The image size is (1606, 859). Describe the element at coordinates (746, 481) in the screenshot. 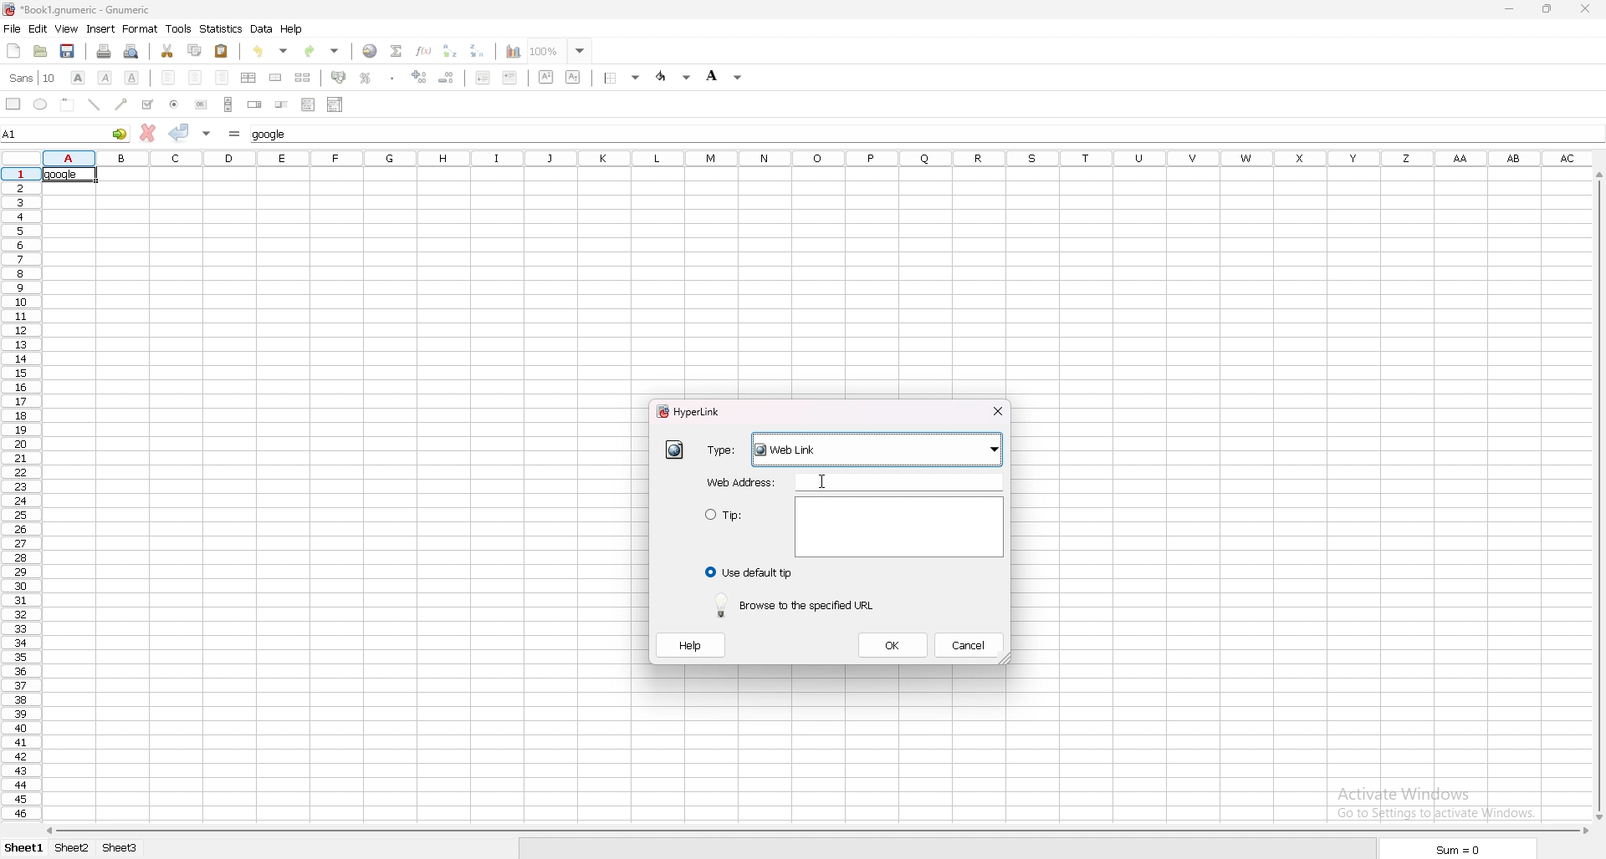

I see `web address` at that location.